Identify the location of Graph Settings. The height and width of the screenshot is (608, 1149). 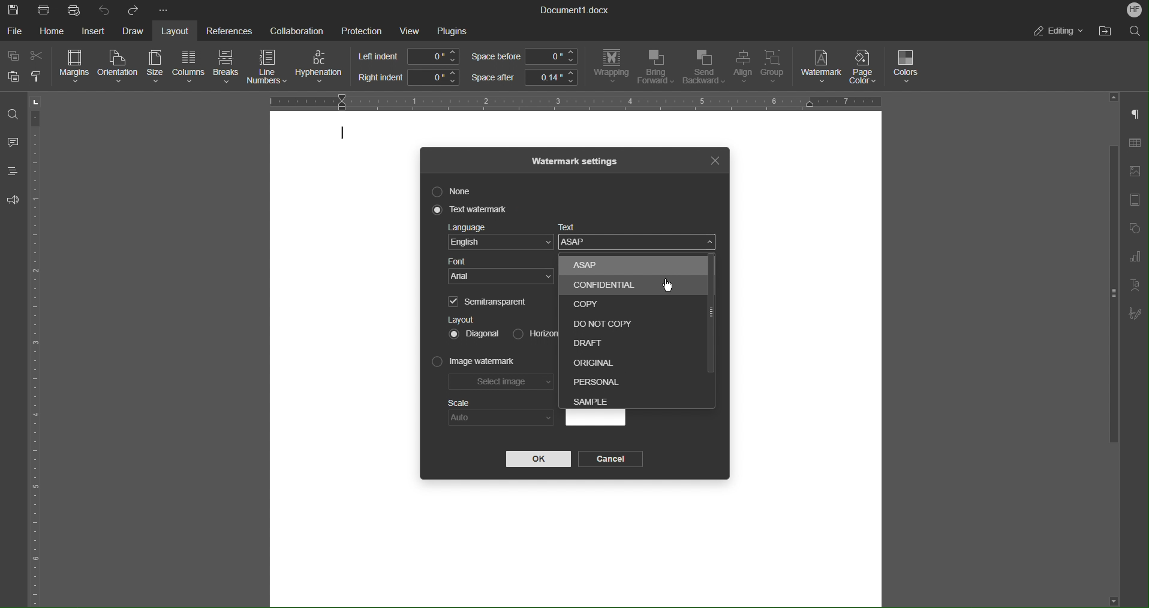
(1135, 259).